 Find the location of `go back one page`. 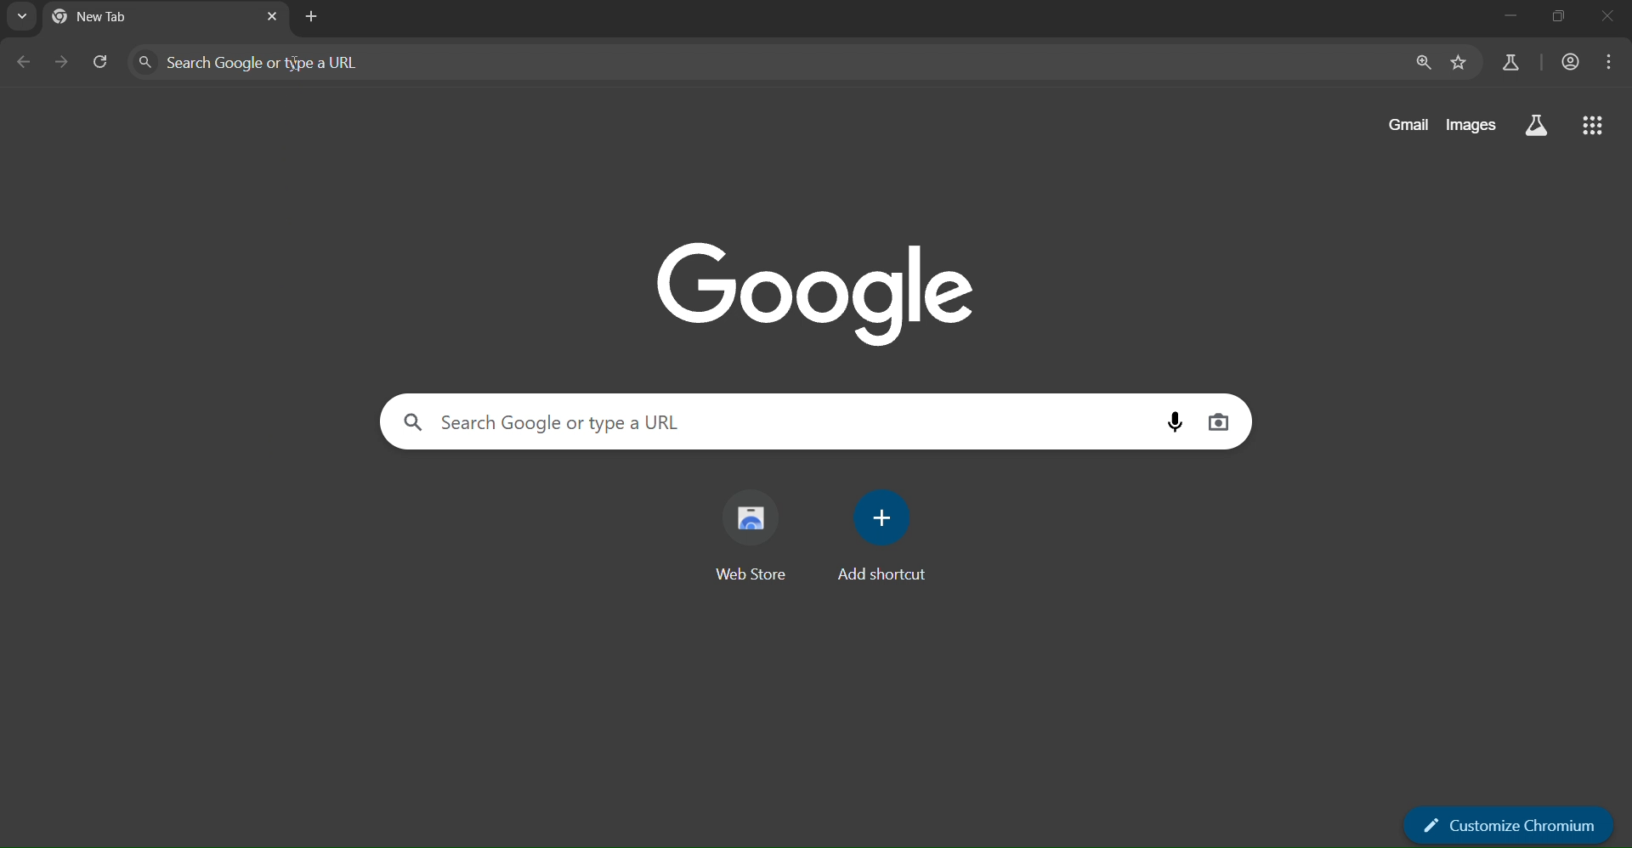

go back one page is located at coordinates (20, 63).